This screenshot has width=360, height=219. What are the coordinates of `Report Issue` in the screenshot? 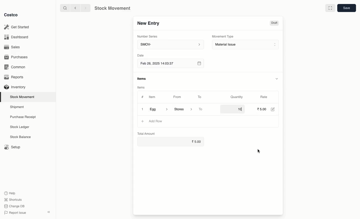 It's located at (16, 213).